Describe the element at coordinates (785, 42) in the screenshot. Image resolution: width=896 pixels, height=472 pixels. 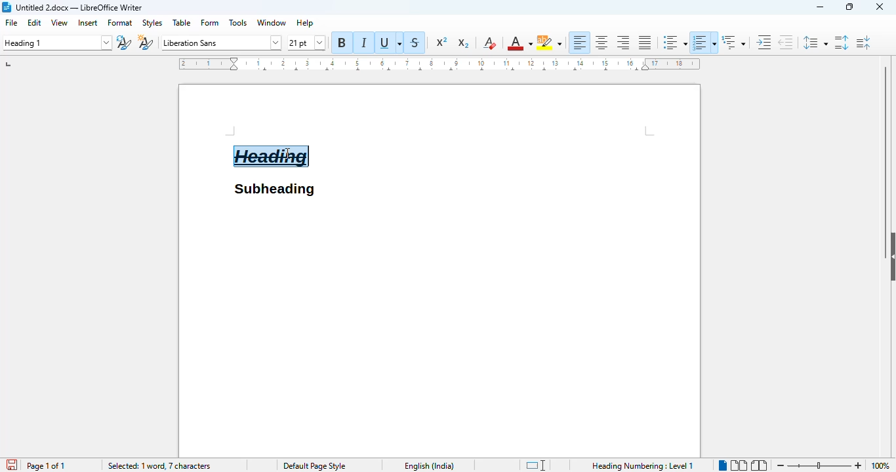
I see `decrease indent` at that location.